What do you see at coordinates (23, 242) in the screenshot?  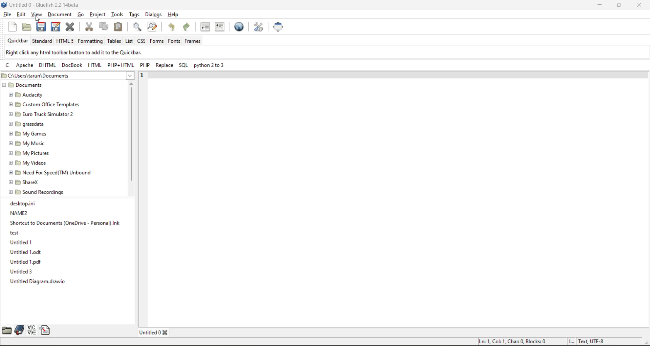 I see `Untitled 1` at bounding box center [23, 242].